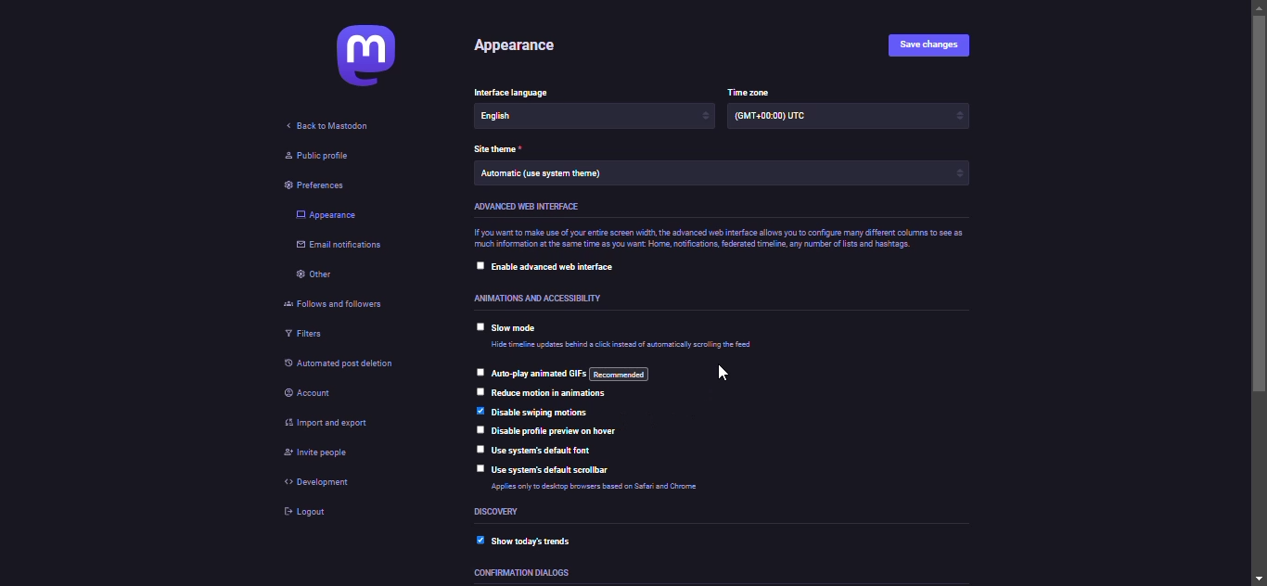 The width and height of the screenshot is (1267, 586). Describe the element at coordinates (324, 305) in the screenshot. I see `follows and followers` at that location.